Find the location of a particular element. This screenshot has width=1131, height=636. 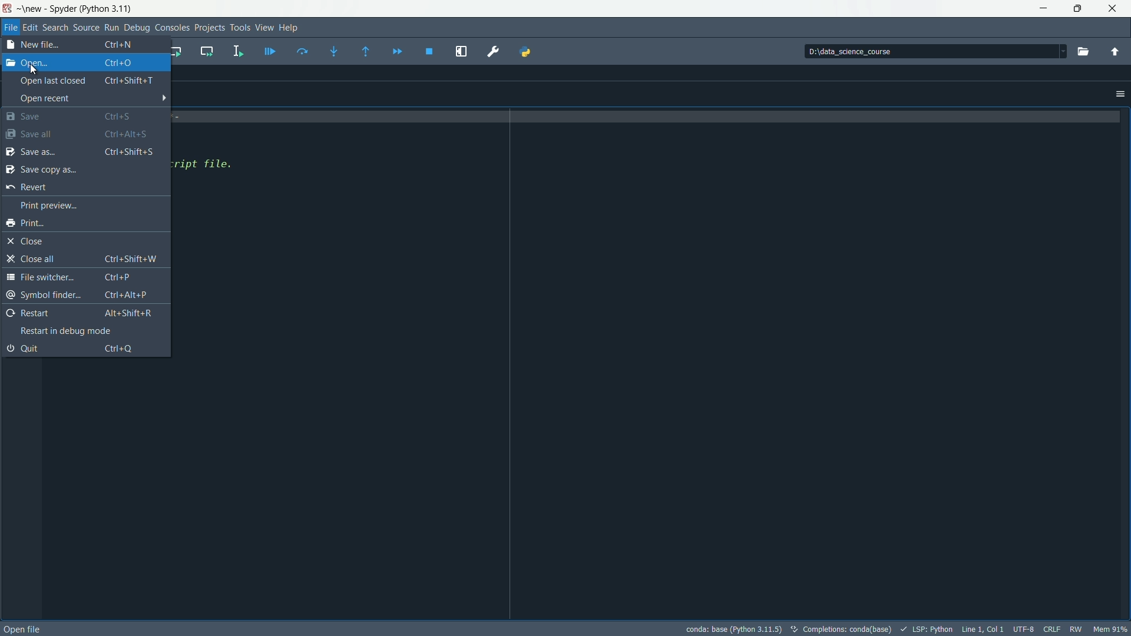

symbol finder is located at coordinates (82, 297).